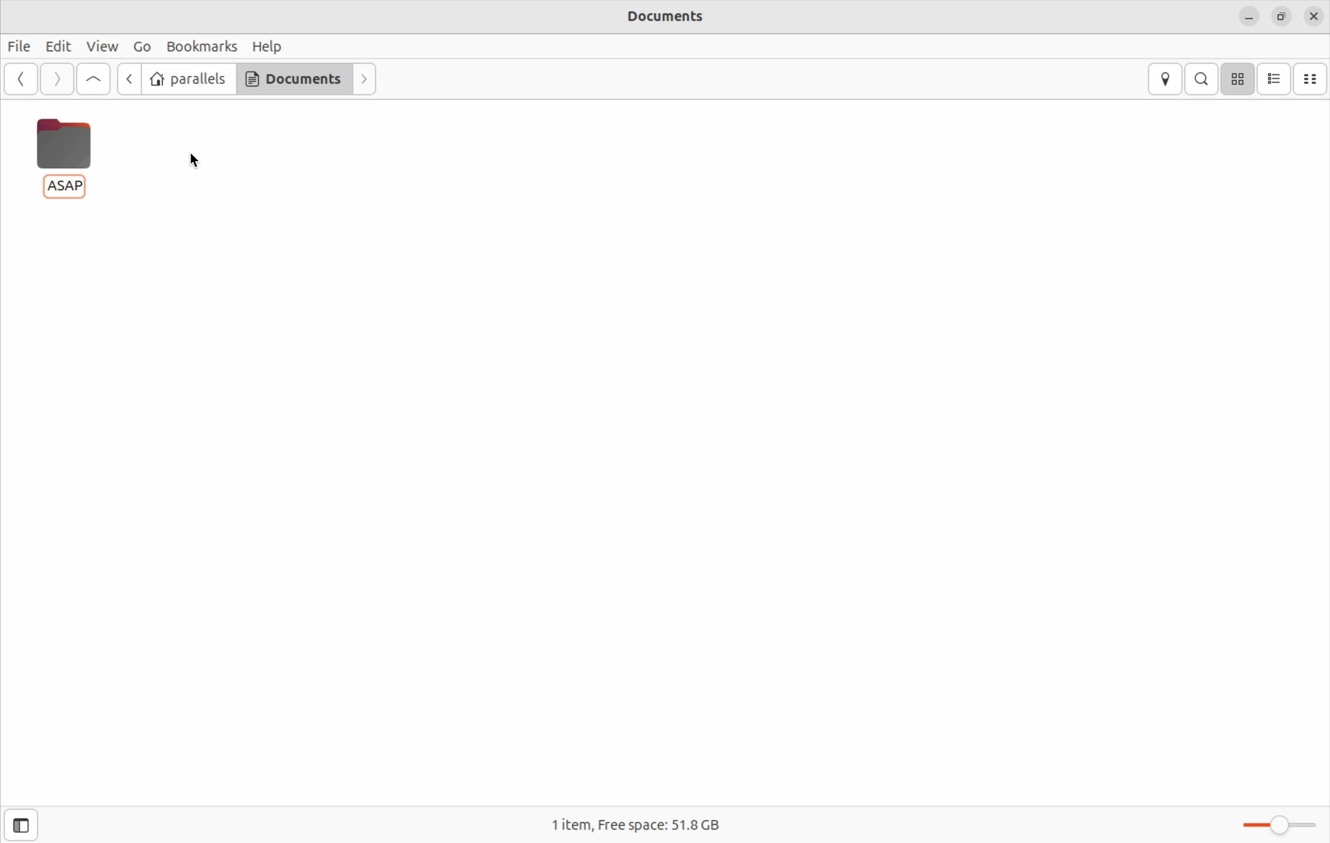  Describe the element at coordinates (658, 15) in the screenshot. I see `Documents` at that location.